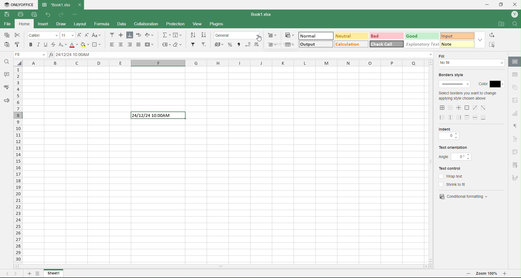 Image resolution: width=521 pixels, height=278 pixels. I want to click on link, so click(515, 152).